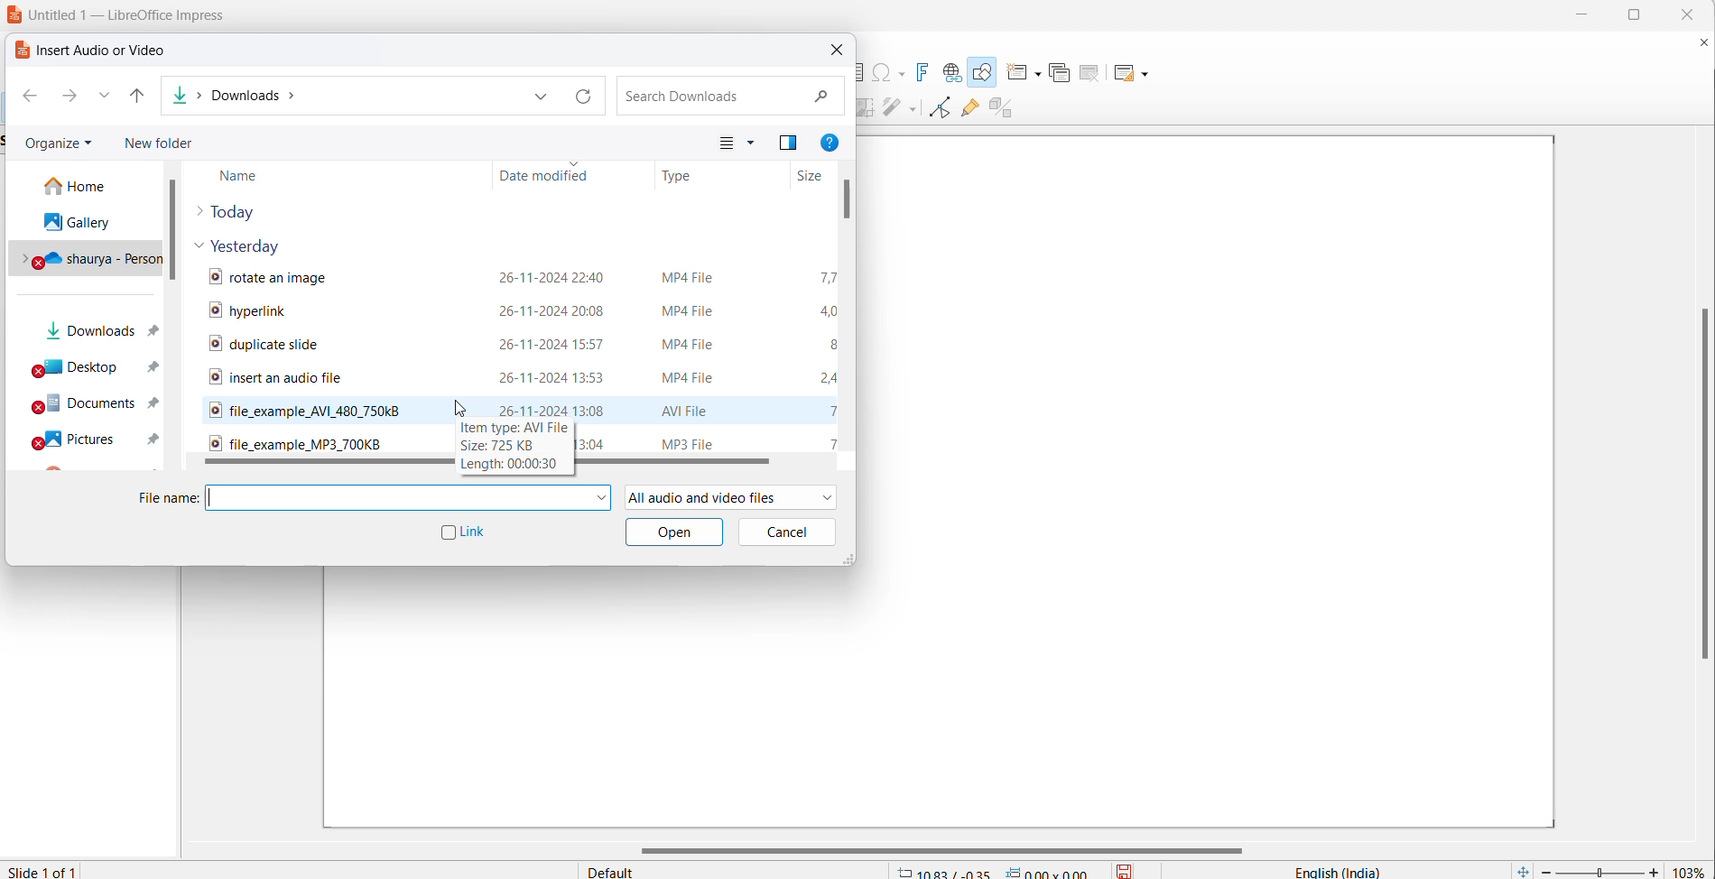  I want to click on change your view more options, so click(751, 144).